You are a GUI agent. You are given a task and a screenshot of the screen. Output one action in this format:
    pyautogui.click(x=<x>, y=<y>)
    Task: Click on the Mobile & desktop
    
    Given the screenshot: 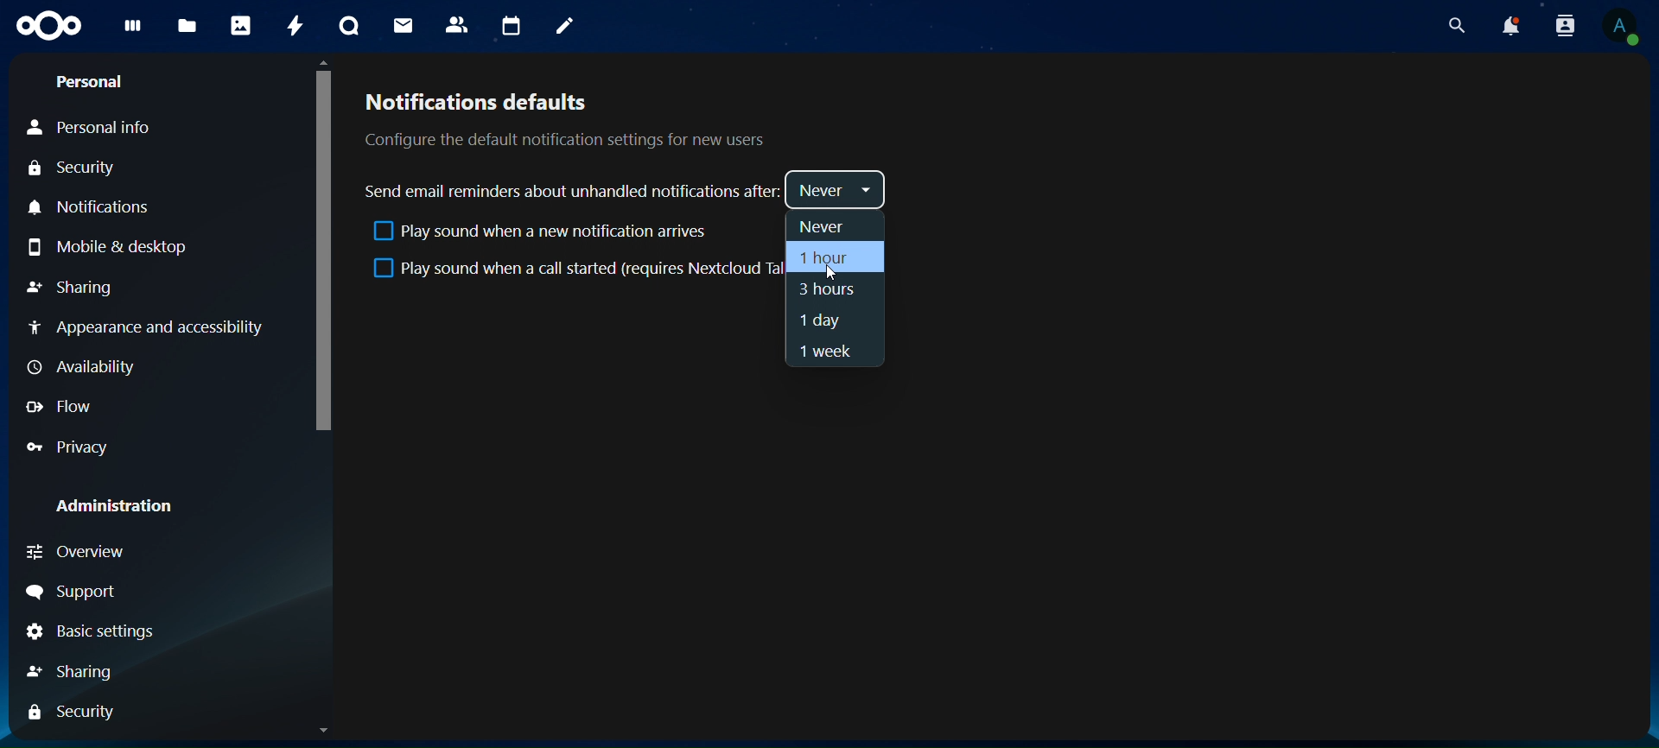 What is the action you would take?
    pyautogui.click(x=108, y=246)
    